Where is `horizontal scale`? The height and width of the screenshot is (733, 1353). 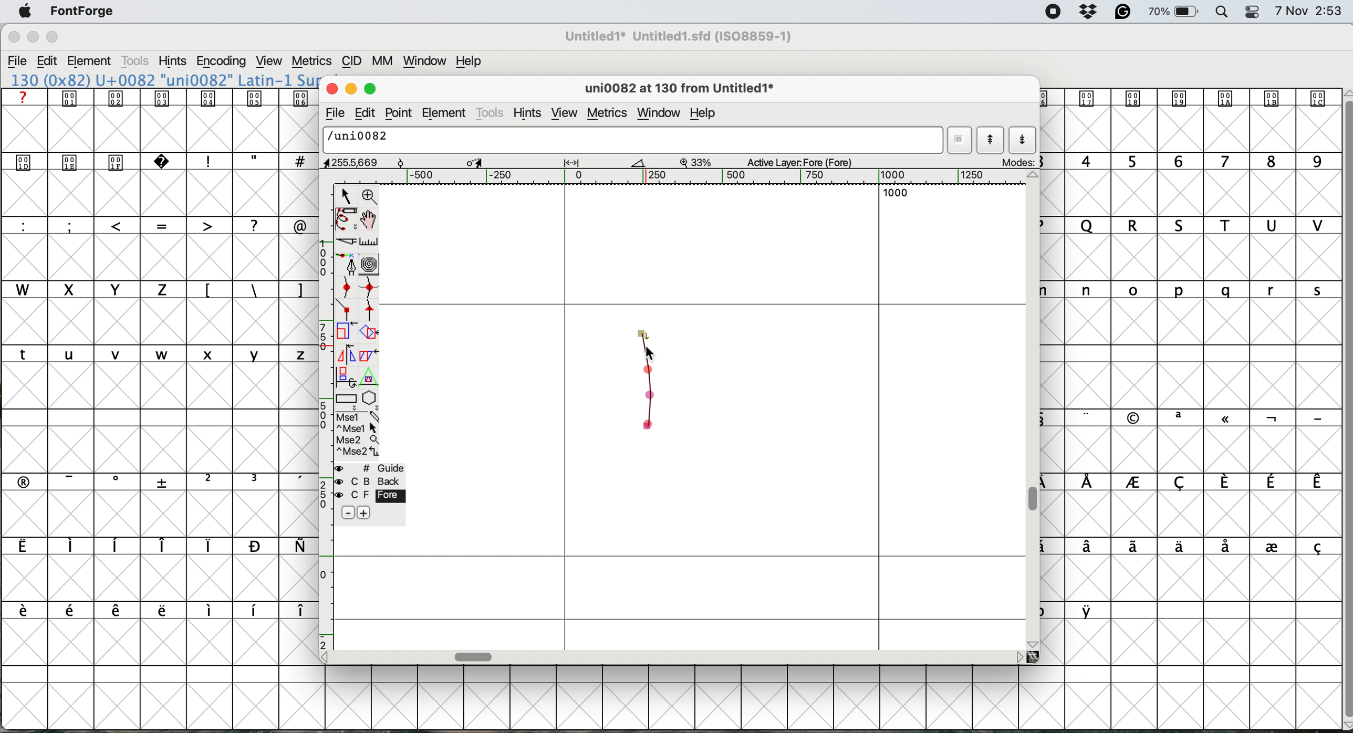
horizontal scale is located at coordinates (702, 177).